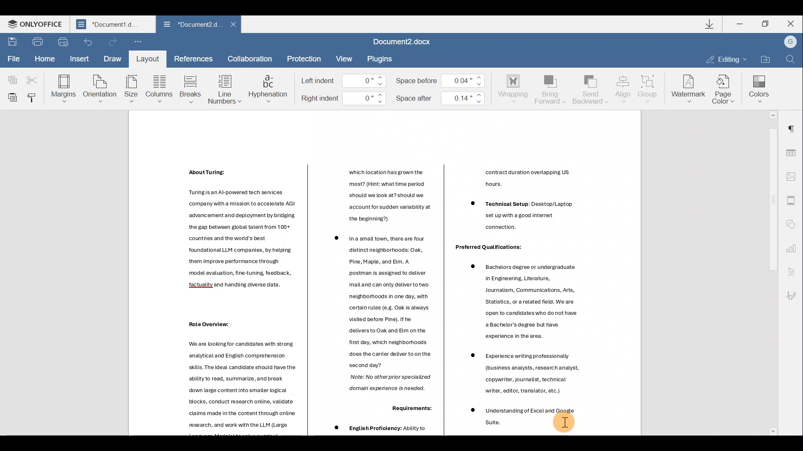 The height and width of the screenshot is (451, 803). What do you see at coordinates (770, 273) in the screenshot?
I see `Scroll bar` at bounding box center [770, 273].